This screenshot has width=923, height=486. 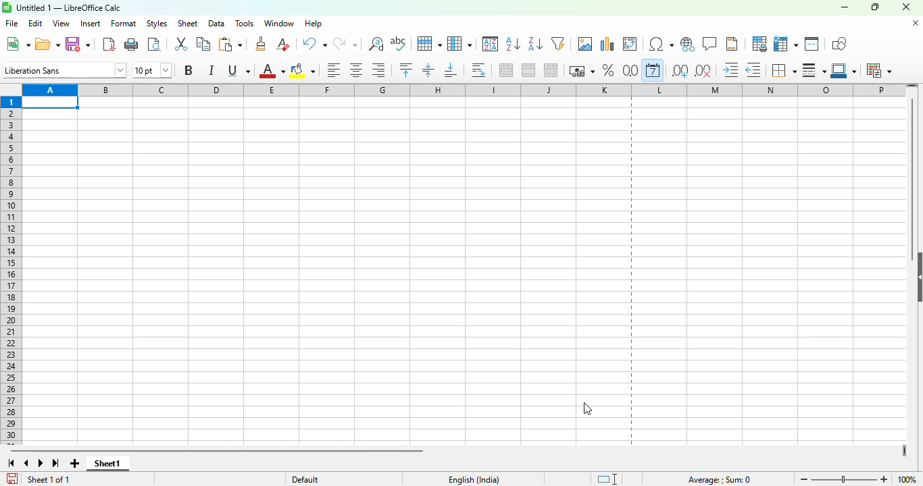 What do you see at coordinates (464, 89) in the screenshot?
I see `columns` at bounding box center [464, 89].